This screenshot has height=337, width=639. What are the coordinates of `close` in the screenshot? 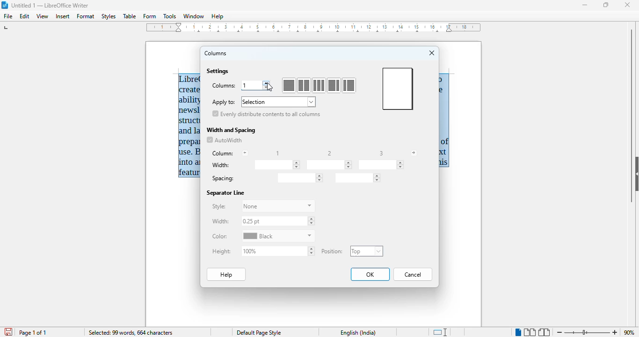 It's located at (432, 53).